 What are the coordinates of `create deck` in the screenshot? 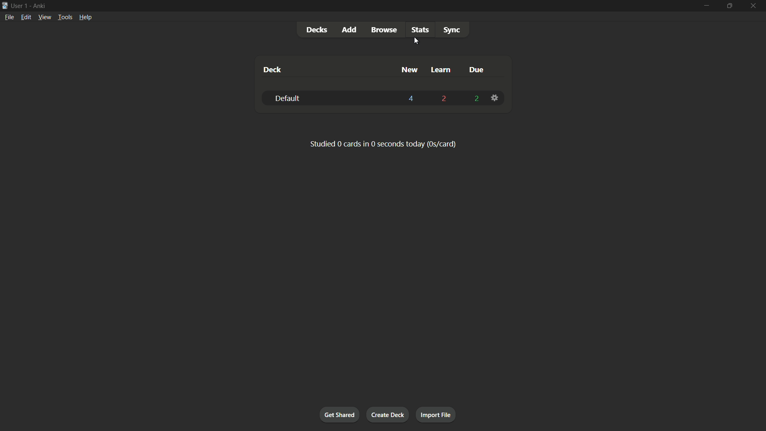 It's located at (389, 415).